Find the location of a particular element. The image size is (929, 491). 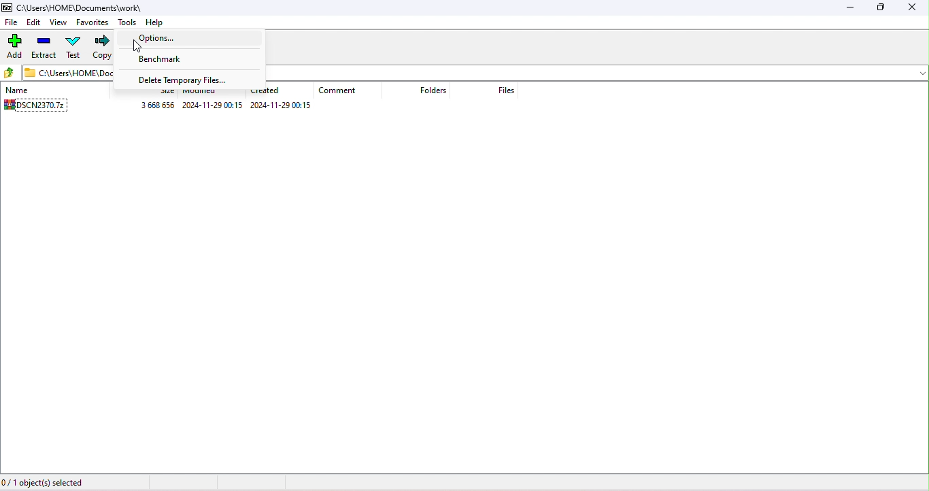

extract is located at coordinates (46, 48).